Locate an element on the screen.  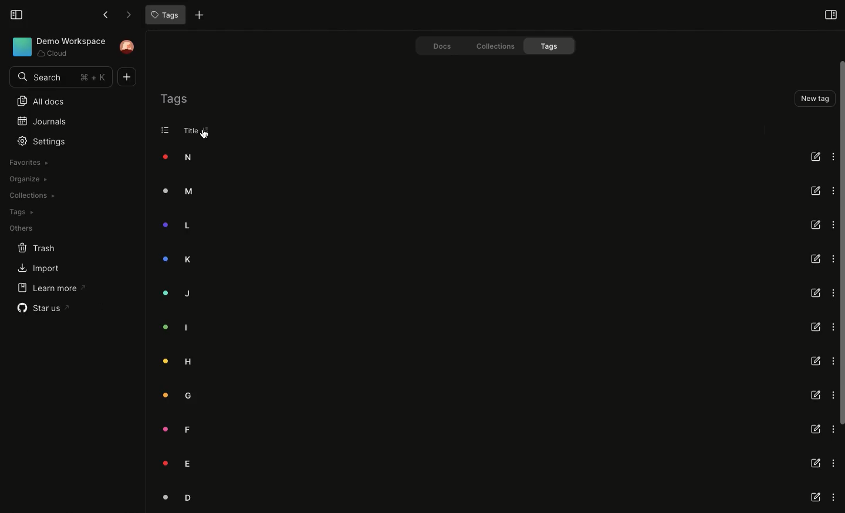
cursor on title is located at coordinates (205, 134).